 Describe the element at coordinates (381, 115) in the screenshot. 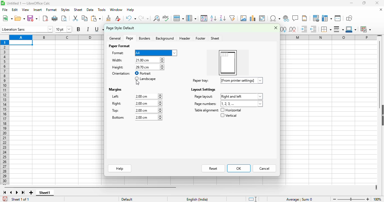

I see `show` at that location.